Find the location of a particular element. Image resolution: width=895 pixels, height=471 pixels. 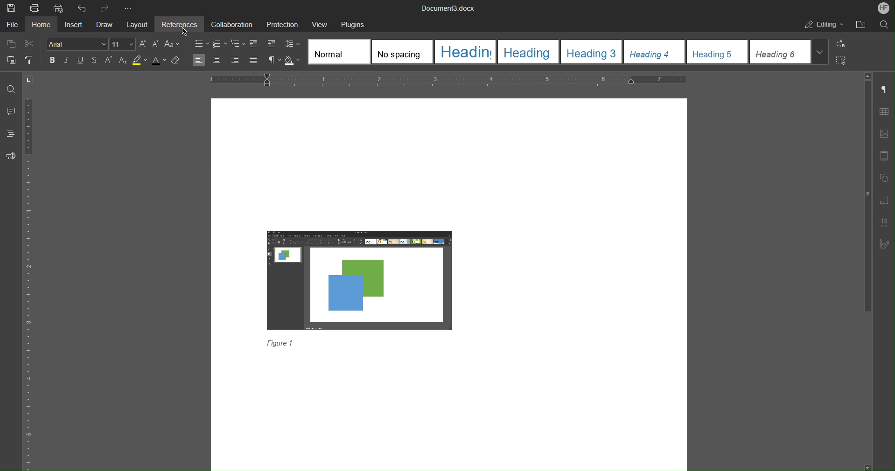

Image is located at coordinates (359, 282).